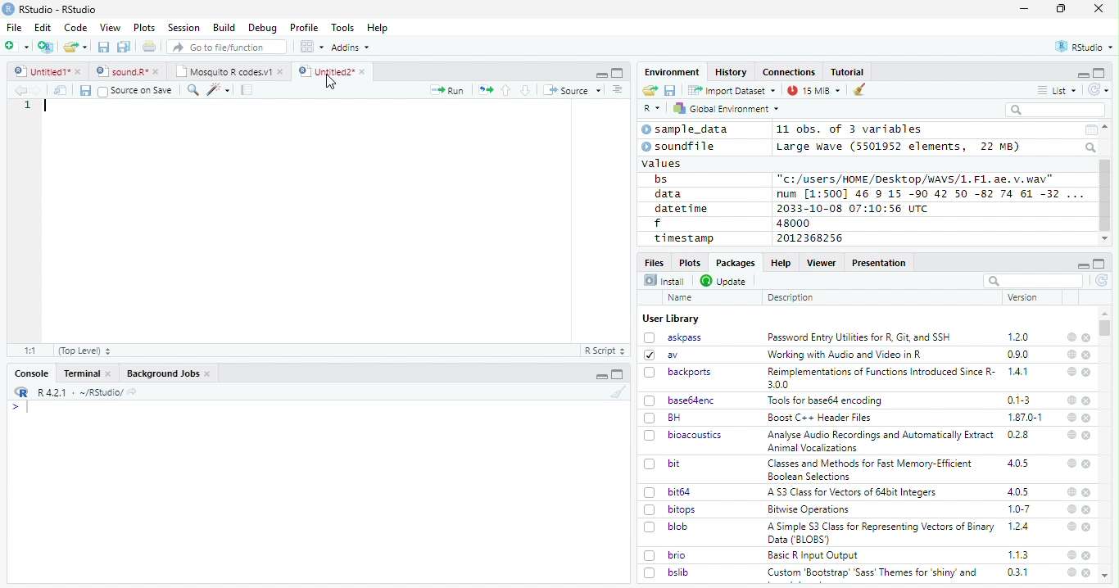 This screenshot has width=1119, height=588. What do you see at coordinates (1070, 434) in the screenshot?
I see `help` at bounding box center [1070, 434].